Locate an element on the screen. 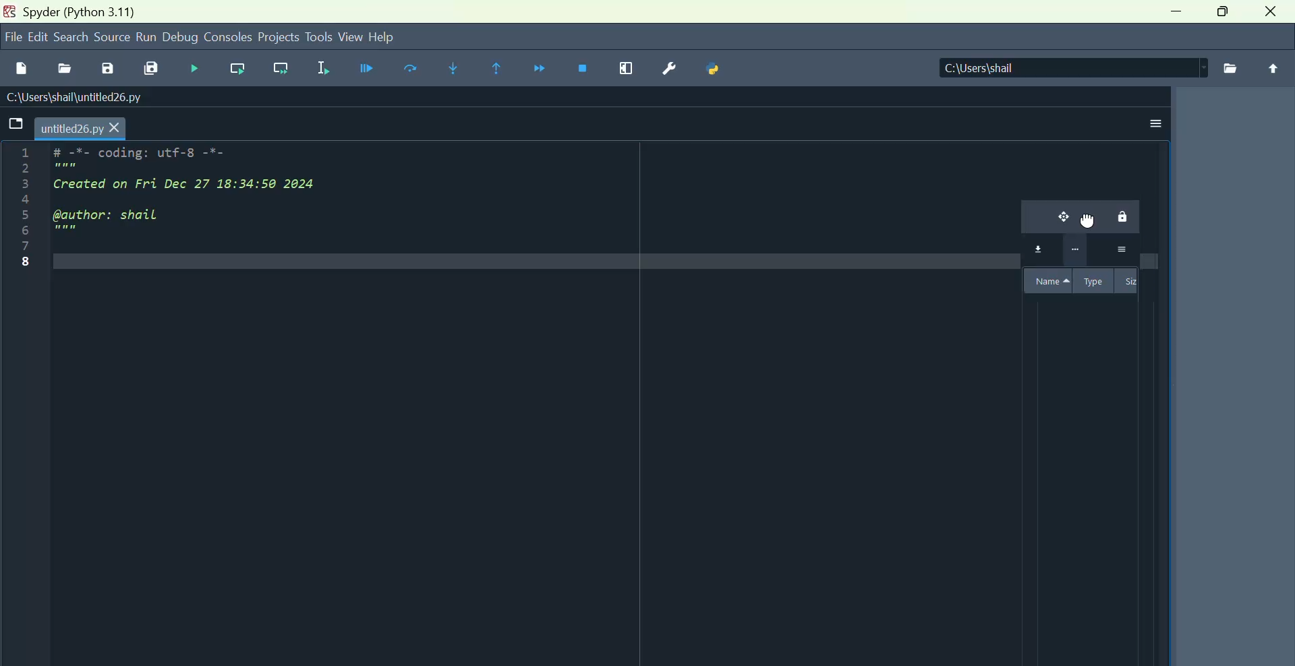   is located at coordinates (40, 36).